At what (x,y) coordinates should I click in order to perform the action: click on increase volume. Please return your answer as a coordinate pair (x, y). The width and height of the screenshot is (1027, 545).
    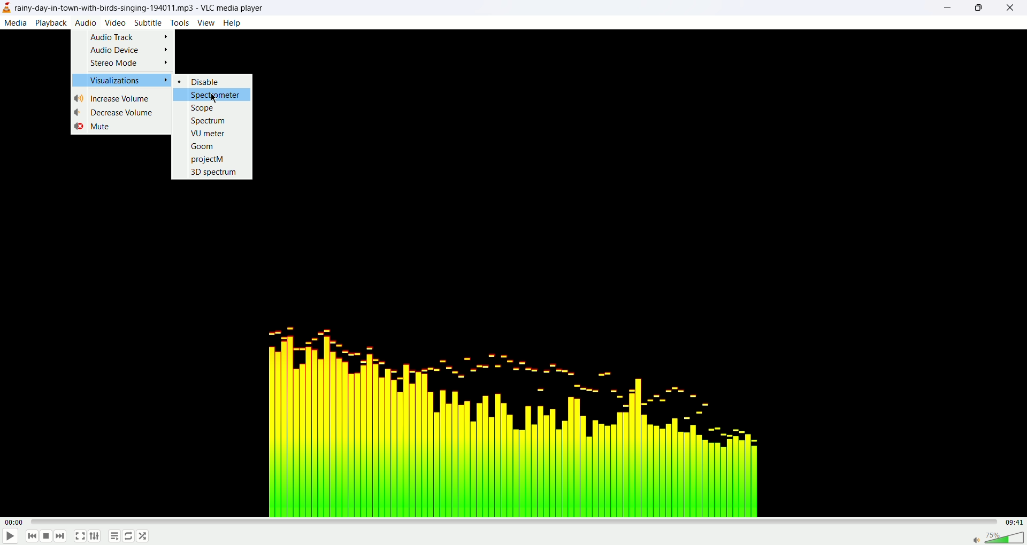
    Looking at the image, I should click on (114, 98).